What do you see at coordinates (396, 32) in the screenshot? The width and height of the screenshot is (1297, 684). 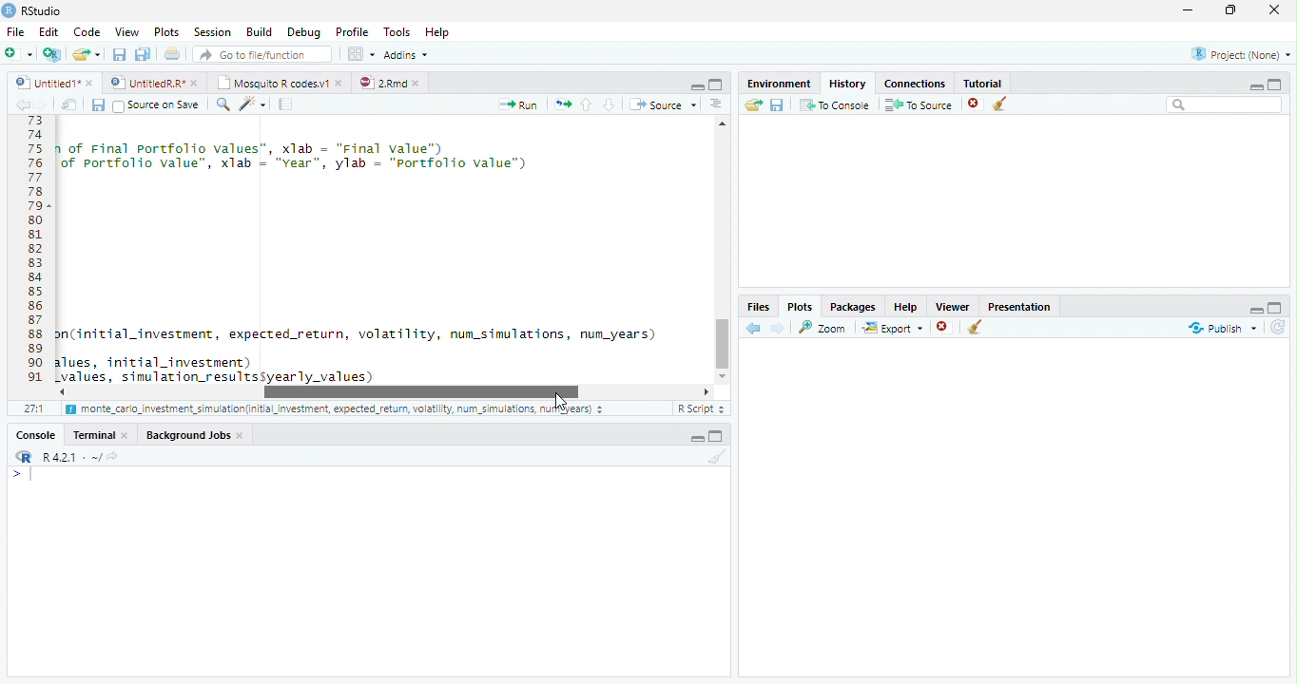 I see `Tools` at bounding box center [396, 32].